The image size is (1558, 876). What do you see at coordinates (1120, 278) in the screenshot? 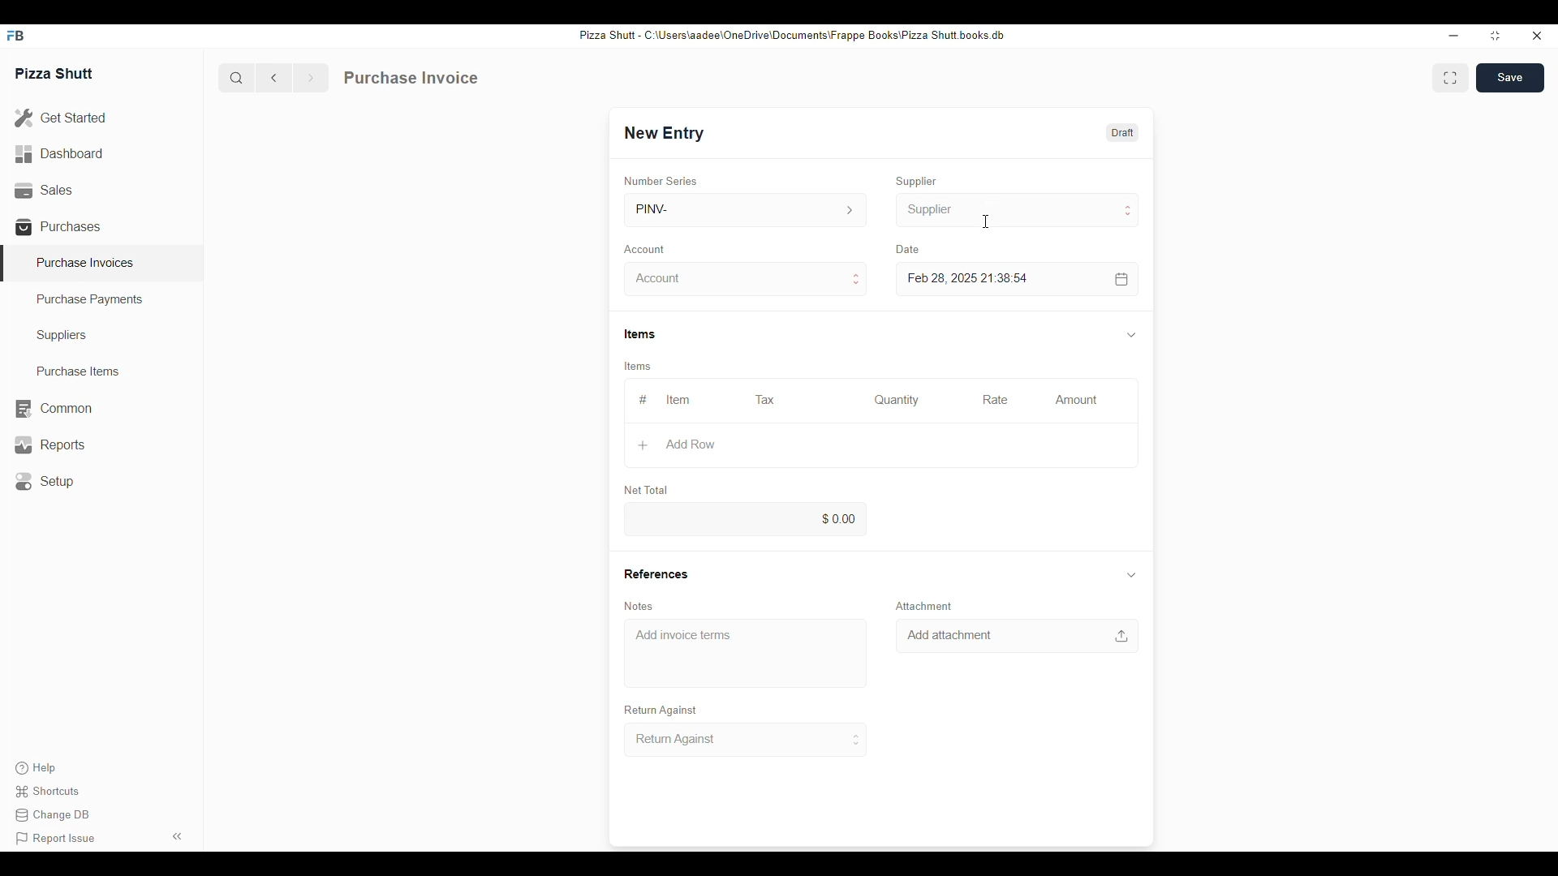
I see `calendar` at bounding box center [1120, 278].